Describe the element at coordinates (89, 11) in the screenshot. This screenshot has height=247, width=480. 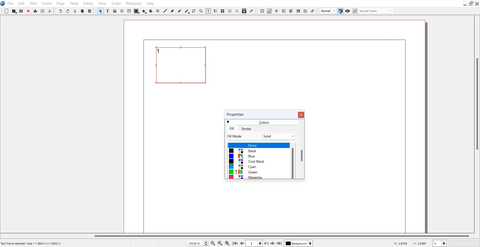
I see `Paste` at that location.